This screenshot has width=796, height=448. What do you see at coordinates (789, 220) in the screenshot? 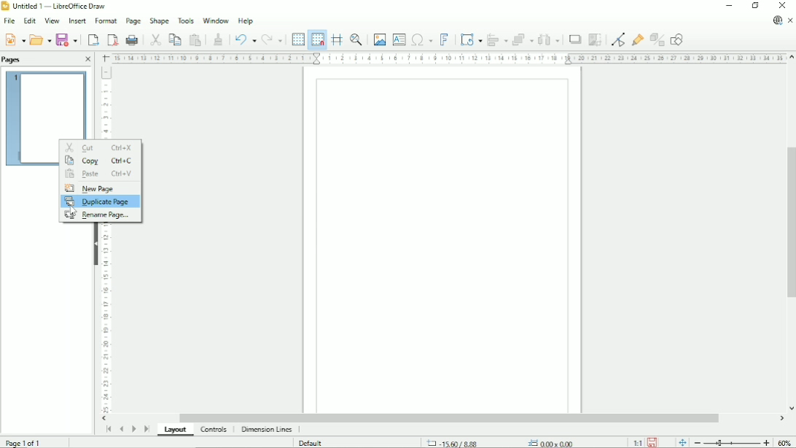
I see `Vertical scrollbar` at bounding box center [789, 220].